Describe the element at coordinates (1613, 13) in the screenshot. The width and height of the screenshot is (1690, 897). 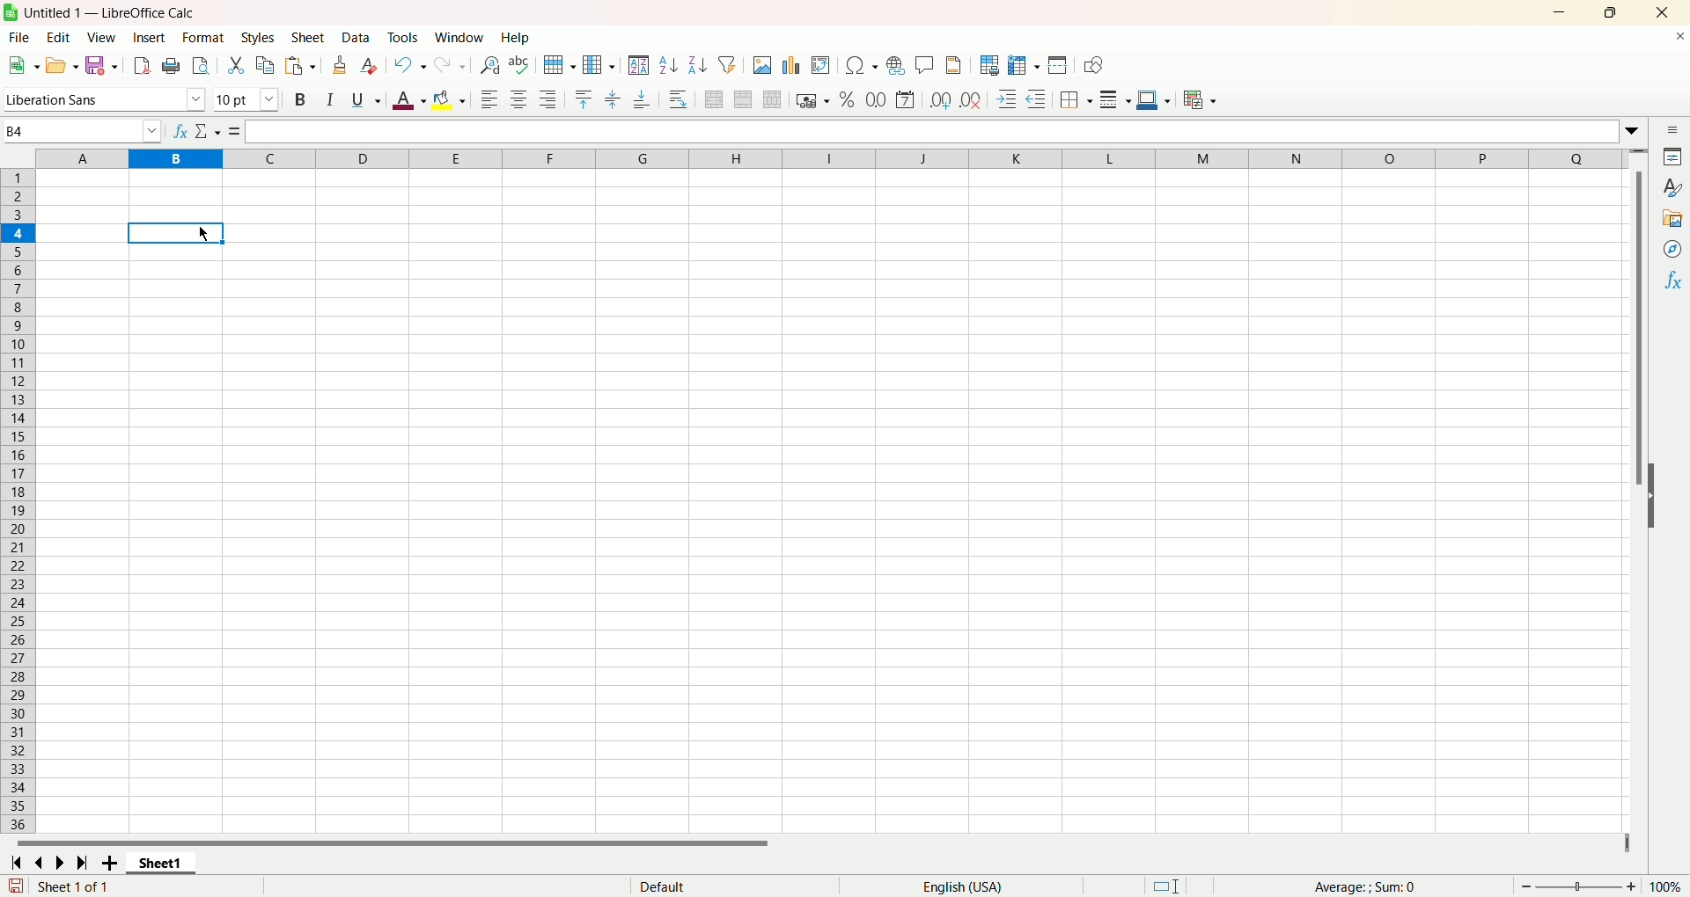
I see `maximize` at that location.